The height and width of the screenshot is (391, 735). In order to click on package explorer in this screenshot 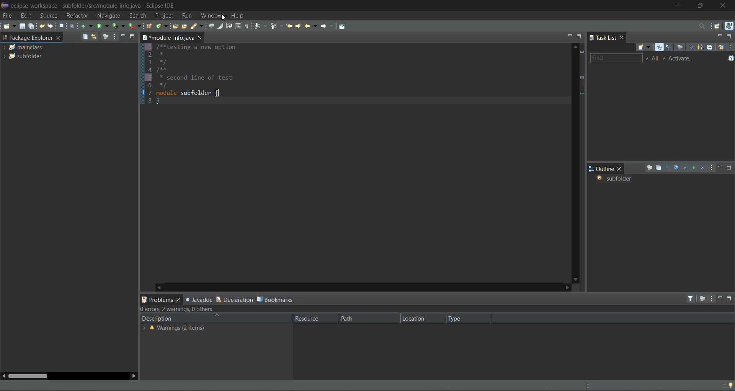, I will do `click(27, 37)`.